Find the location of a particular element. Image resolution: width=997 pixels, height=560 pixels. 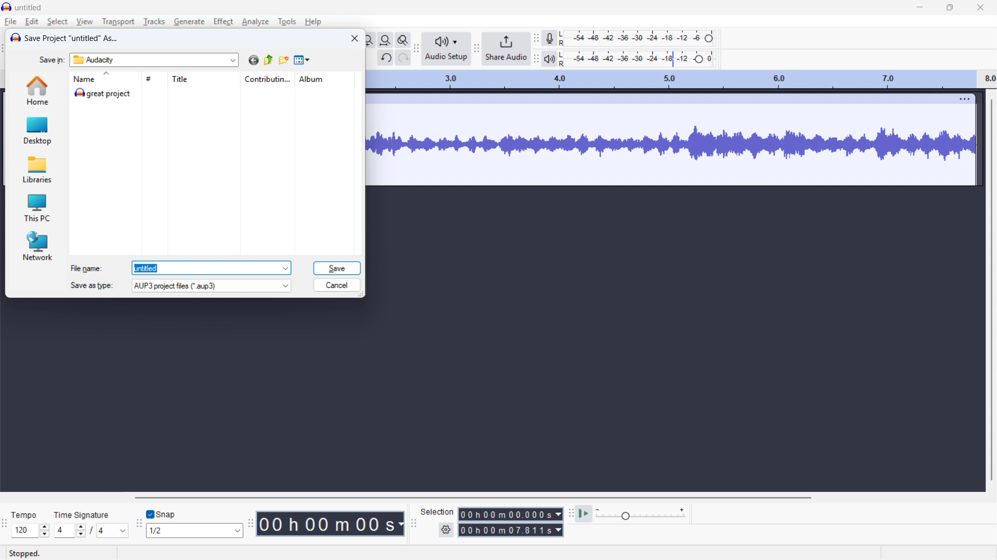

network is located at coordinates (37, 246).